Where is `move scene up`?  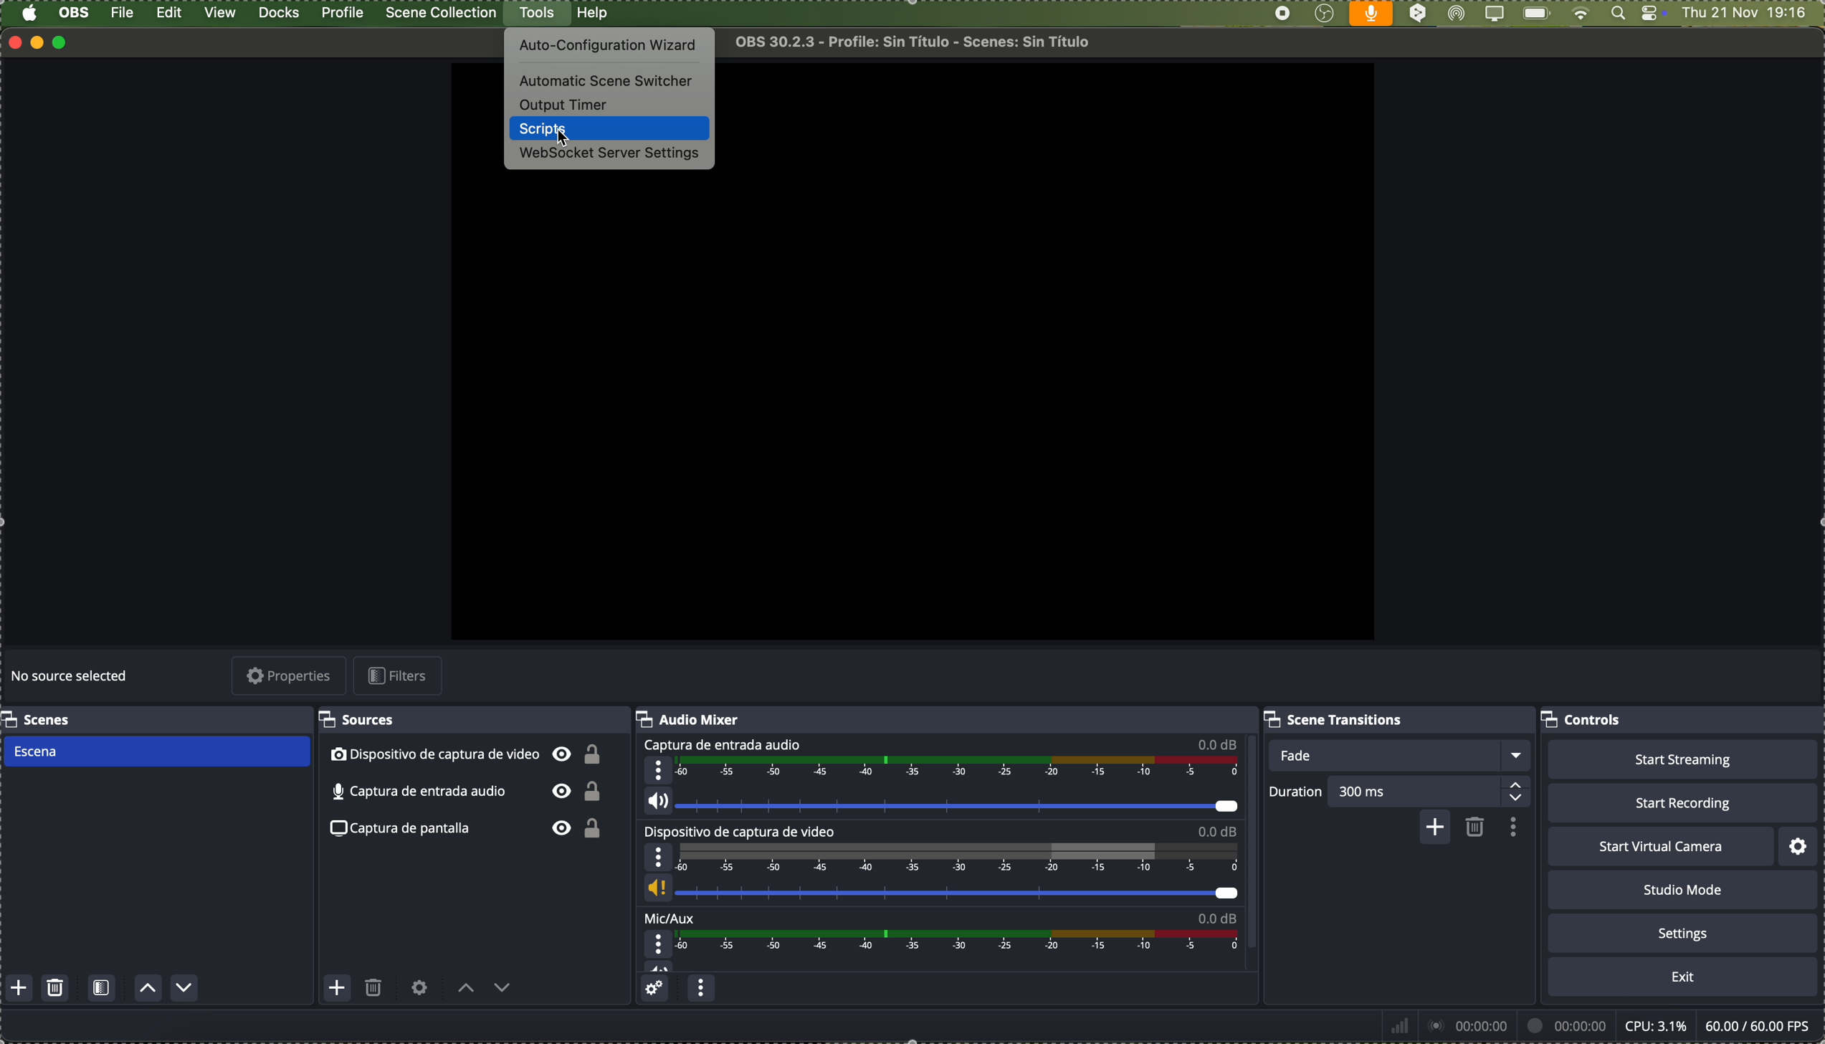
move scene up is located at coordinates (149, 990).